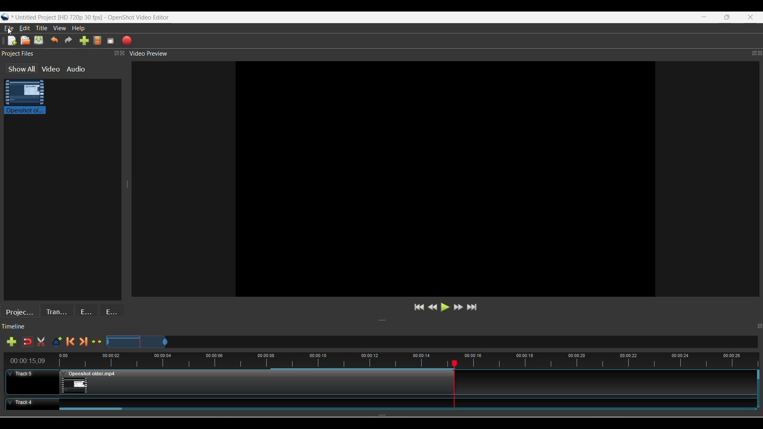 The image size is (763, 429). Describe the element at coordinates (41, 342) in the screenshot. I see `Cut` at that location.